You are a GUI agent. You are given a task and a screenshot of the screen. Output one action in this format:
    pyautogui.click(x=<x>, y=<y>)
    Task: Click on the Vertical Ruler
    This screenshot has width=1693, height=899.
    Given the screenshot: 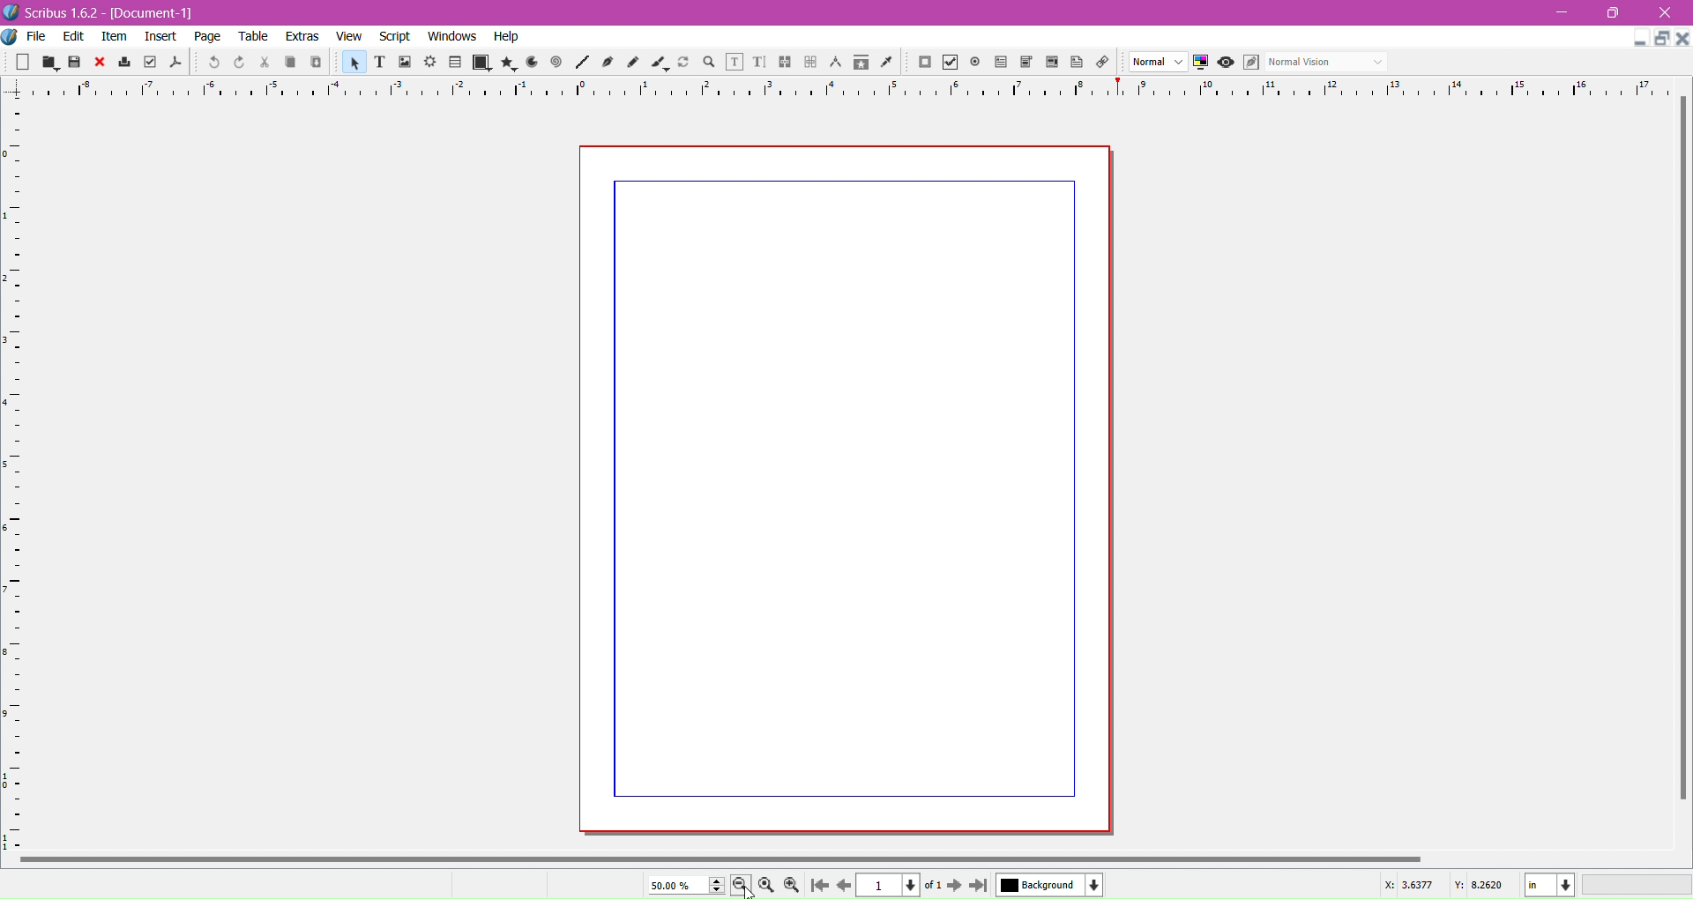 What is the action you would take?
    pyautogui.click(x=18, y=470)
    